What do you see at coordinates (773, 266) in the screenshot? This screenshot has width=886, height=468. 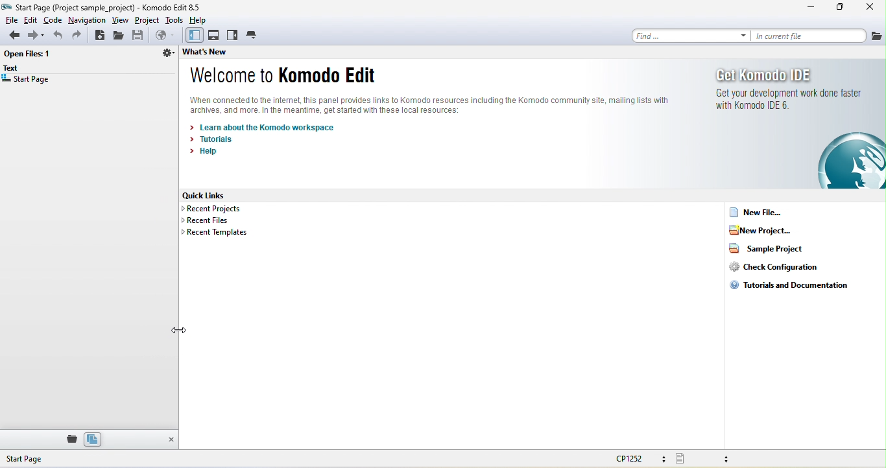 I see `check configuration` at bounding box center [773, 266].